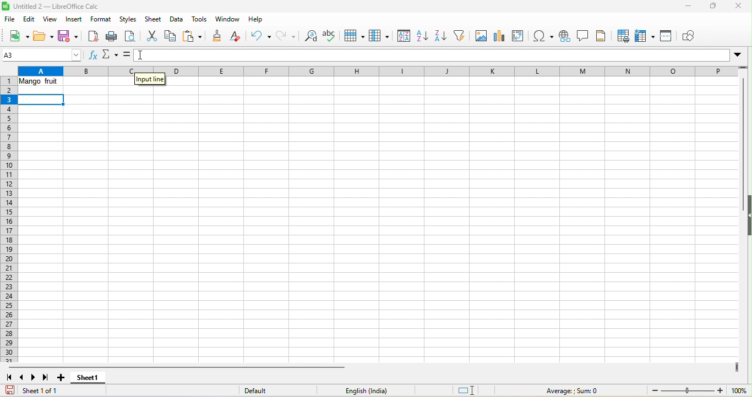 Image resolution: width=752 pixels, height=397 pixels. What do you see at coordinates (152, 35) in the screenshot?
I see `cut` at bounding box center [152, 35].